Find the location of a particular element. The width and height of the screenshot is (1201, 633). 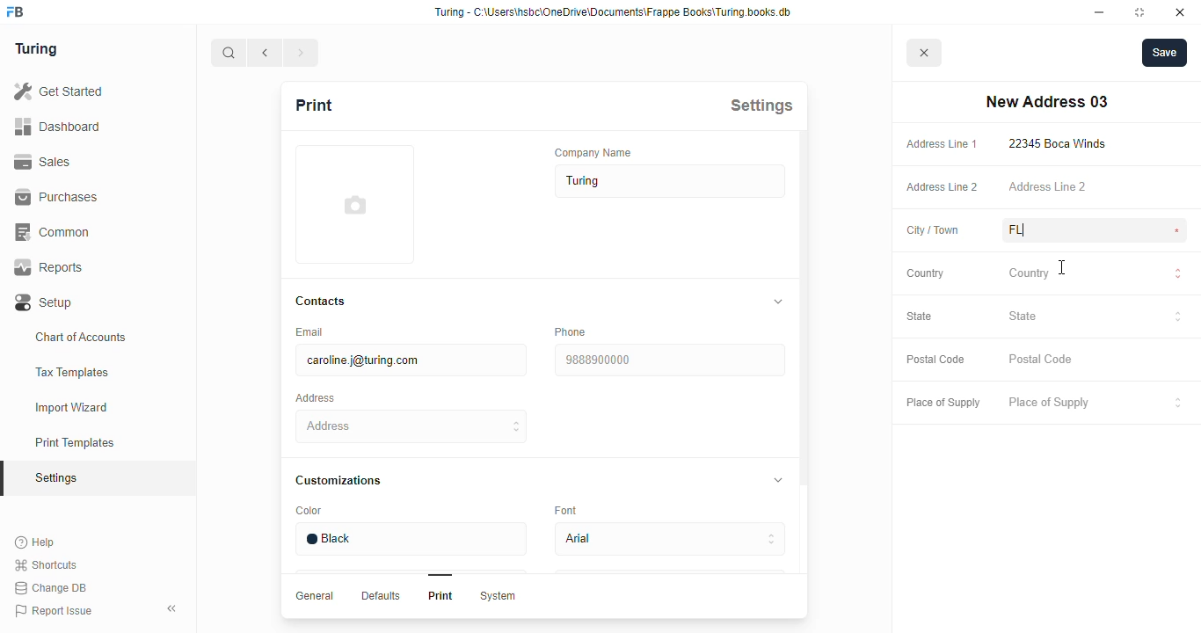

state is located at coordinates (1095, 318).